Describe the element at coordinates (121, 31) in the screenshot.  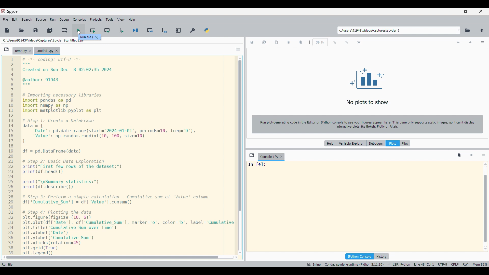
I see `Run selection/current line` at that location.